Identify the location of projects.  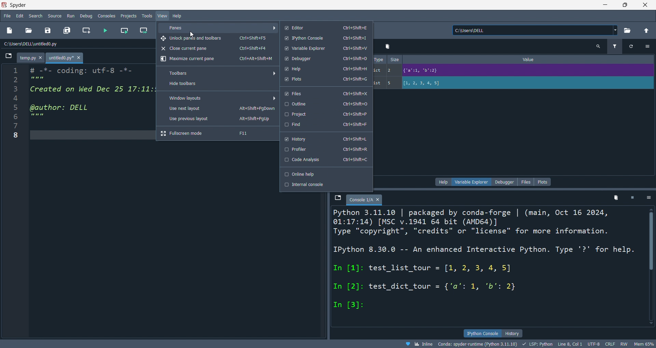
(131, 16).